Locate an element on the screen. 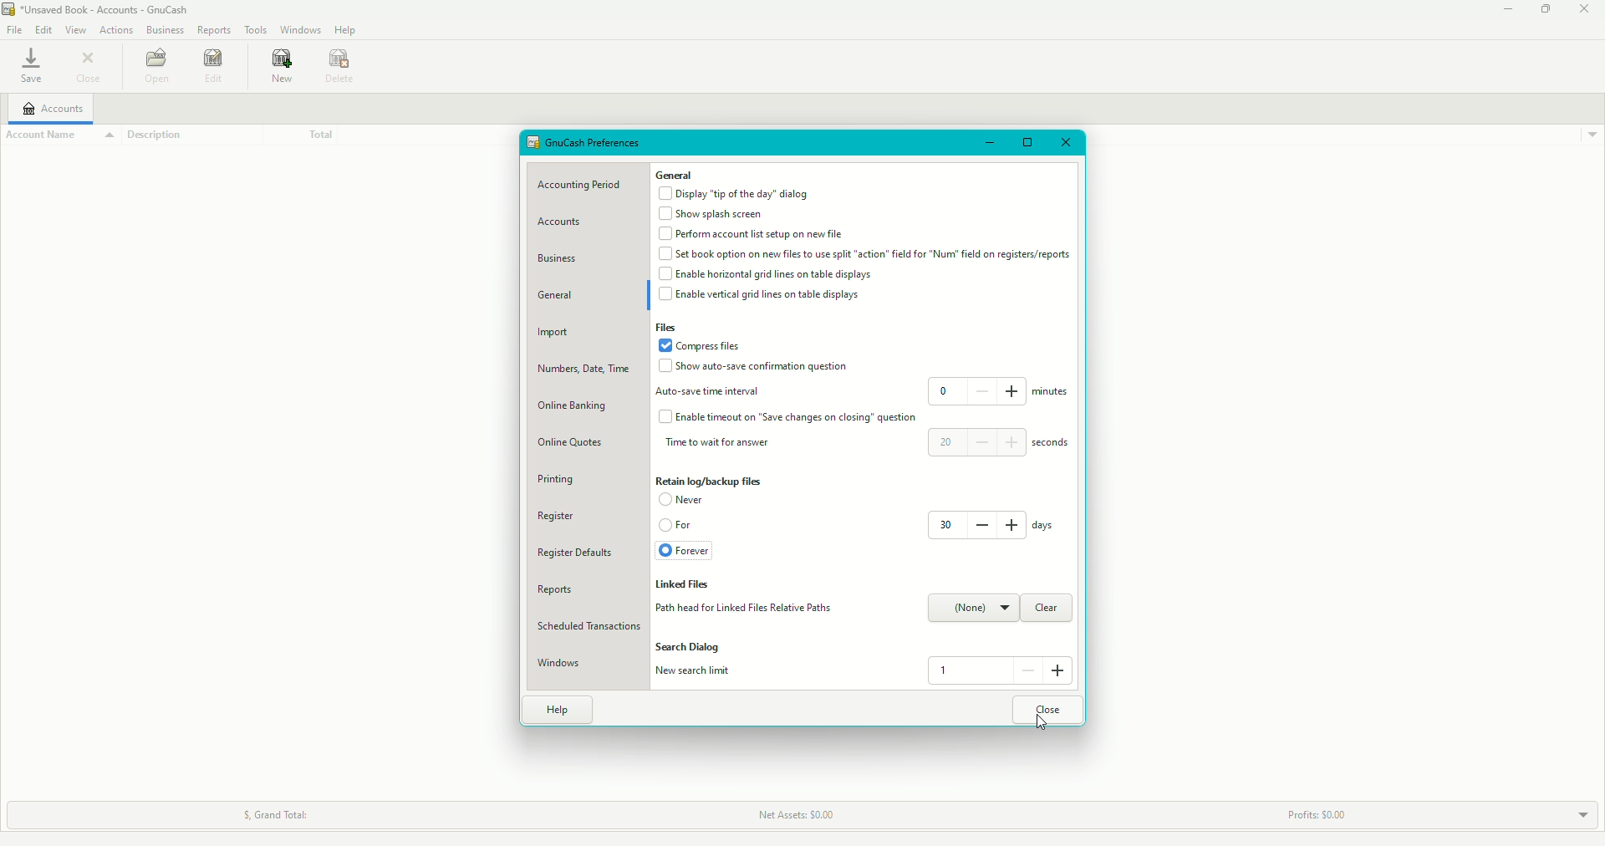 This screenshot has width=1605, height=846. Actions is located at coordinates (117, 31).